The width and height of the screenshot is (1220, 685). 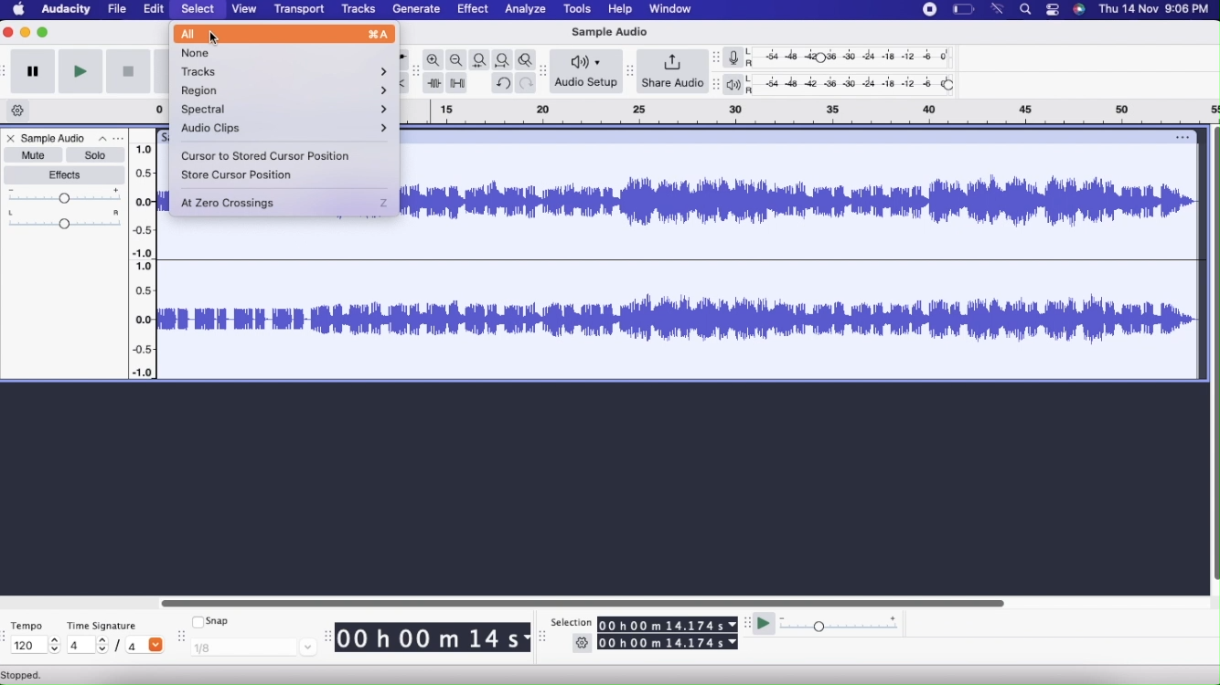 I want to click on 00 h 00 m 14.174 s, so click(x=668, y=625).